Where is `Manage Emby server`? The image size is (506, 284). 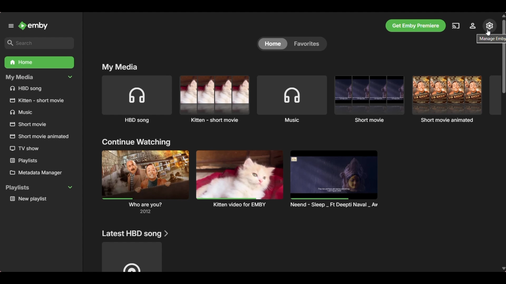
Manage Emby server is located at coordinates (489, 26).